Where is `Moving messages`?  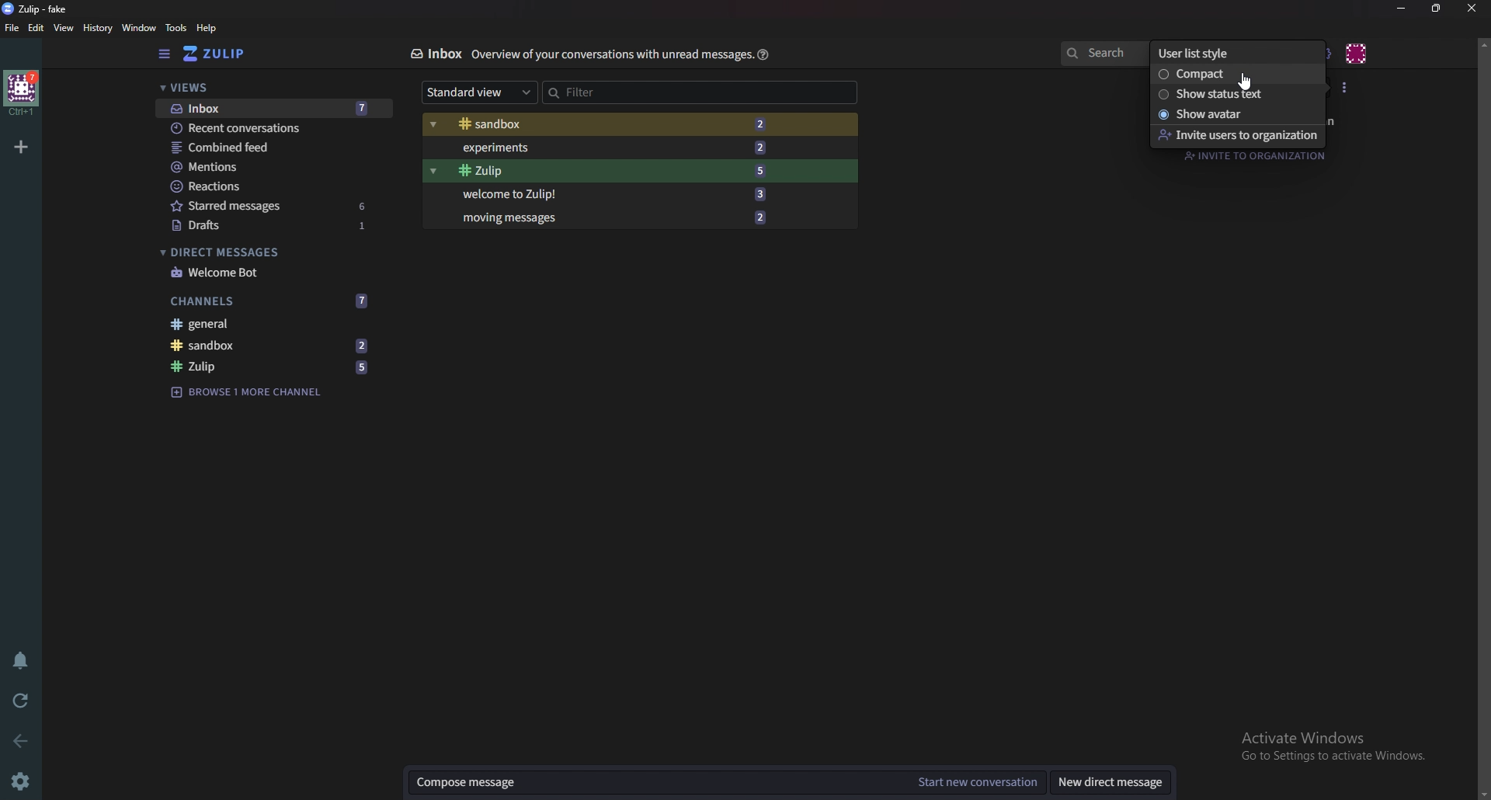
Moving messages is located at coordinates (627, 217).